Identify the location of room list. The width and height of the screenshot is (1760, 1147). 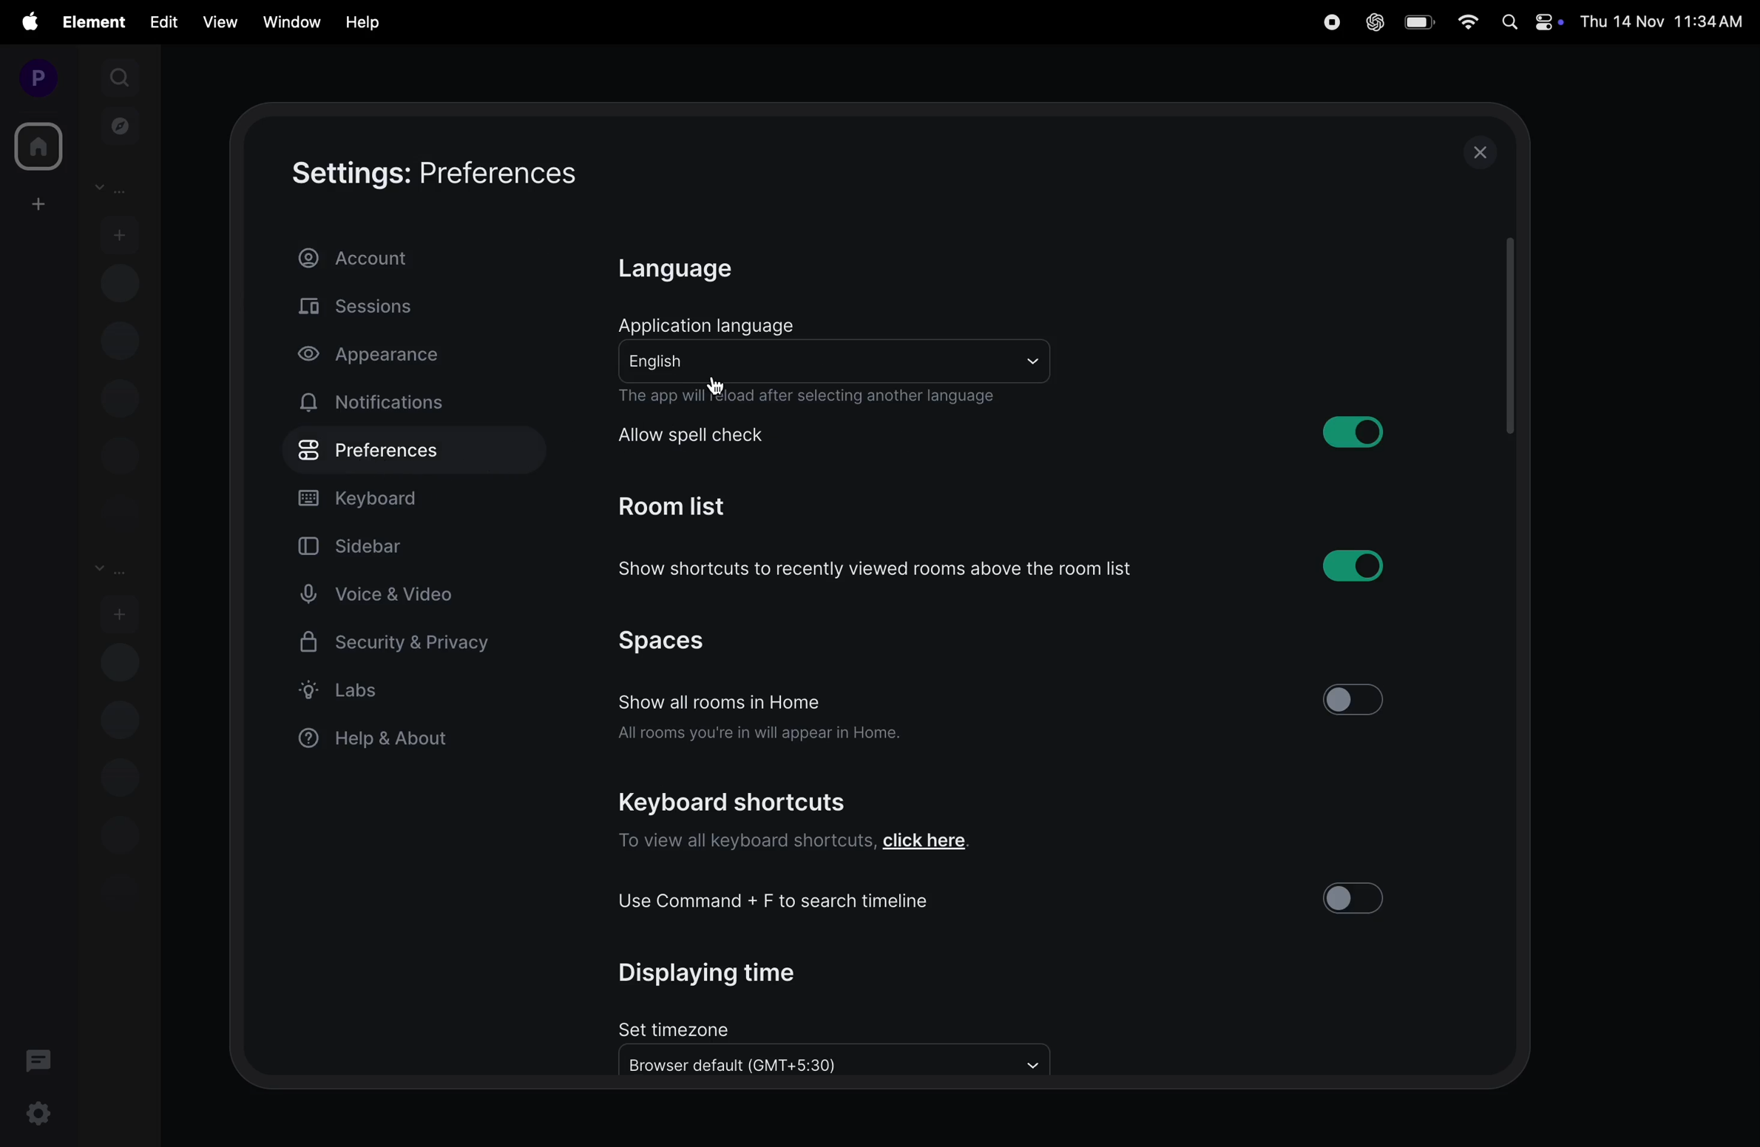
(674, 504).